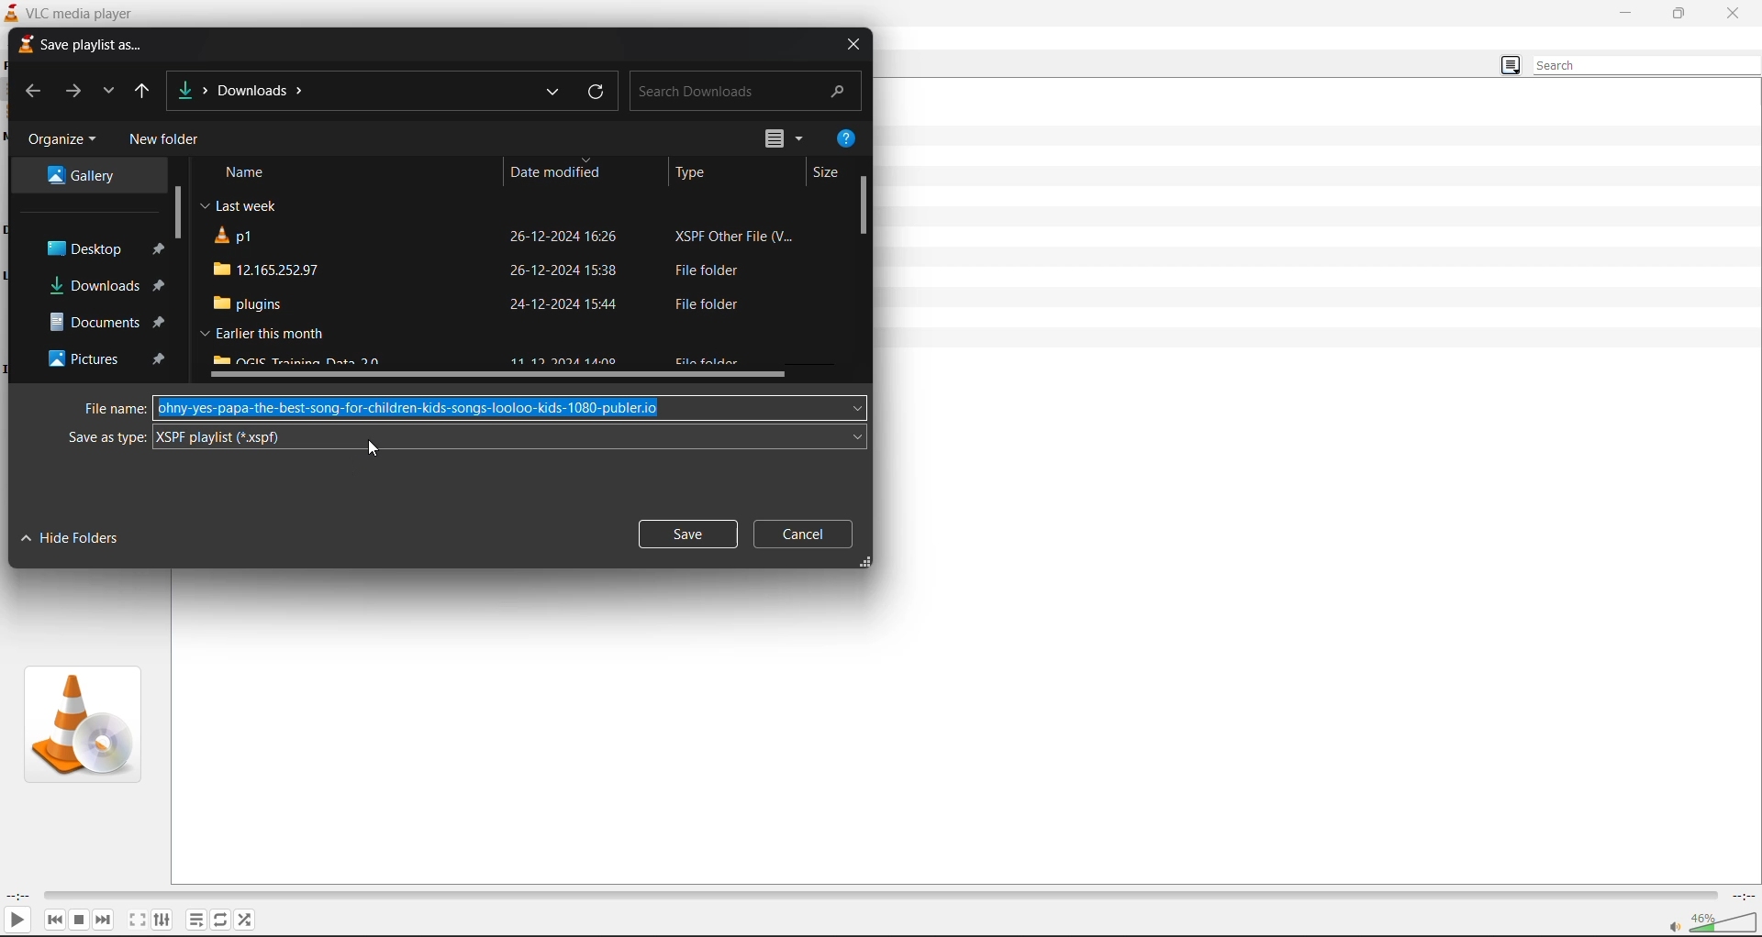 The width and height of the screenshot is (1762, 937). Describe the element at coordinates (102, 322) in the screenshot. I see `documents` at that location.